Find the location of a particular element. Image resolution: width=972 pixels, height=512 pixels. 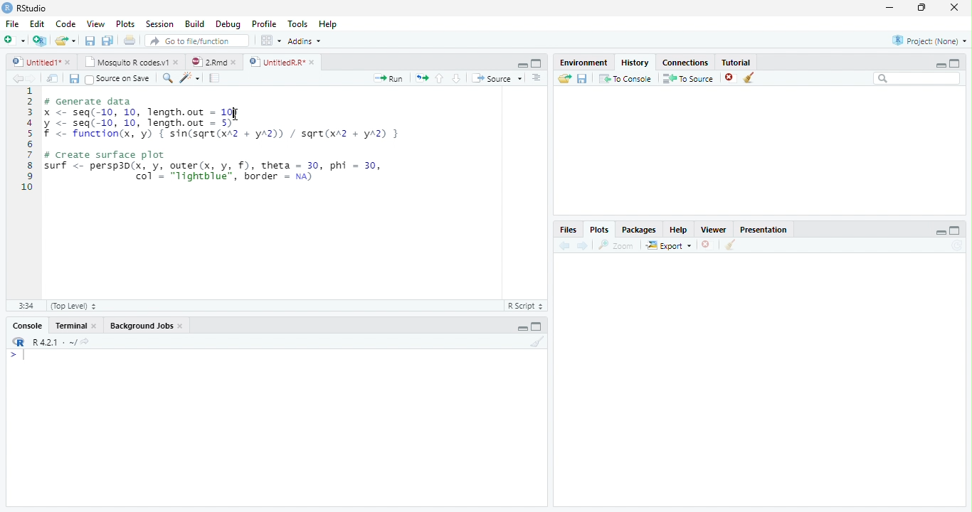

Build is located at coordinates (194, 23).